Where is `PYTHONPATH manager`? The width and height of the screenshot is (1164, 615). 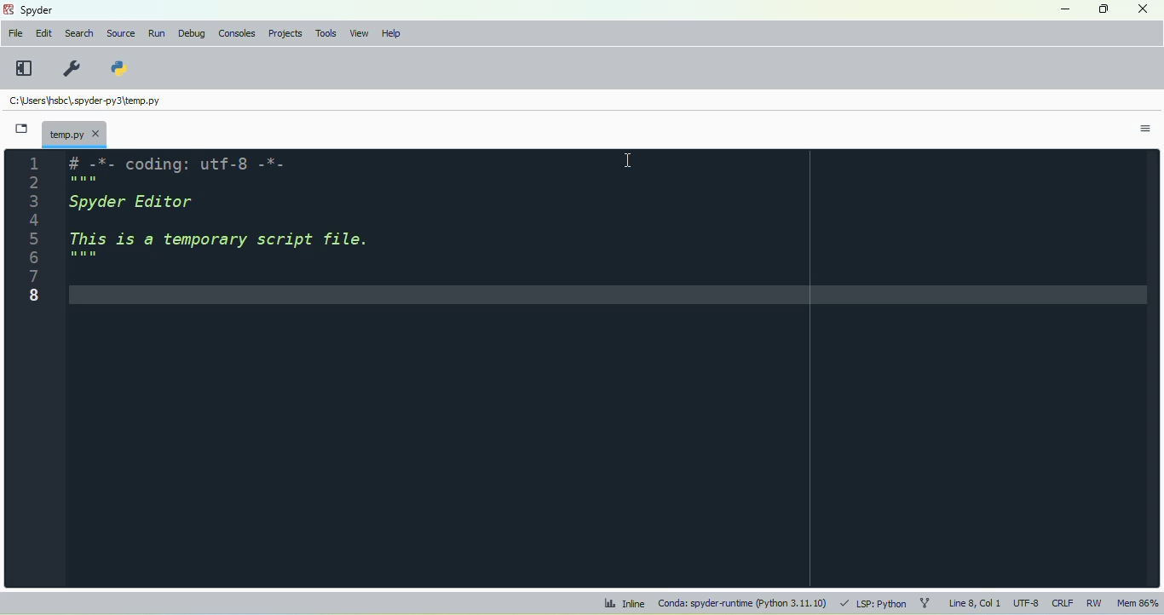
PYTHONPATH manager is located at coordinates (122, 64).